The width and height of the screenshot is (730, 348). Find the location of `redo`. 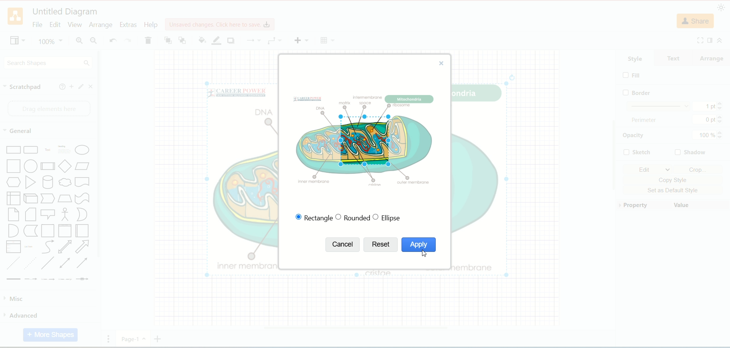

redo is located at coordinates (128, 41).